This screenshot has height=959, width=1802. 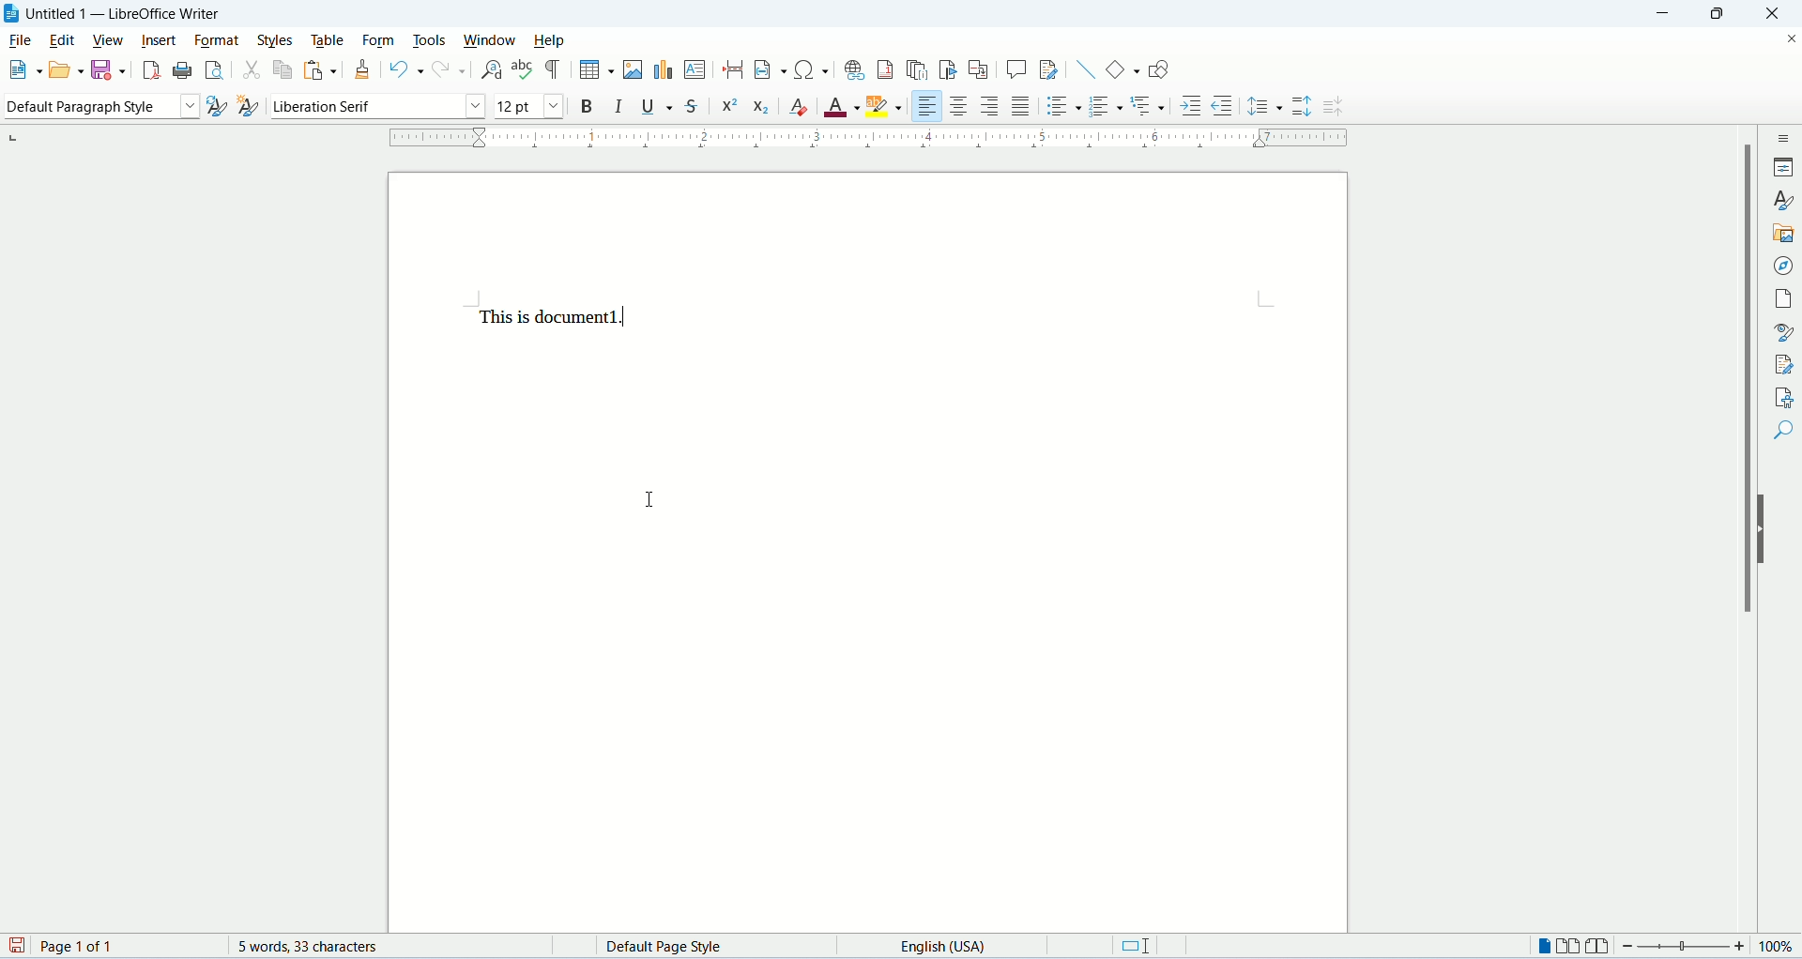 I want to click on paste, so click(x=322, y=69).